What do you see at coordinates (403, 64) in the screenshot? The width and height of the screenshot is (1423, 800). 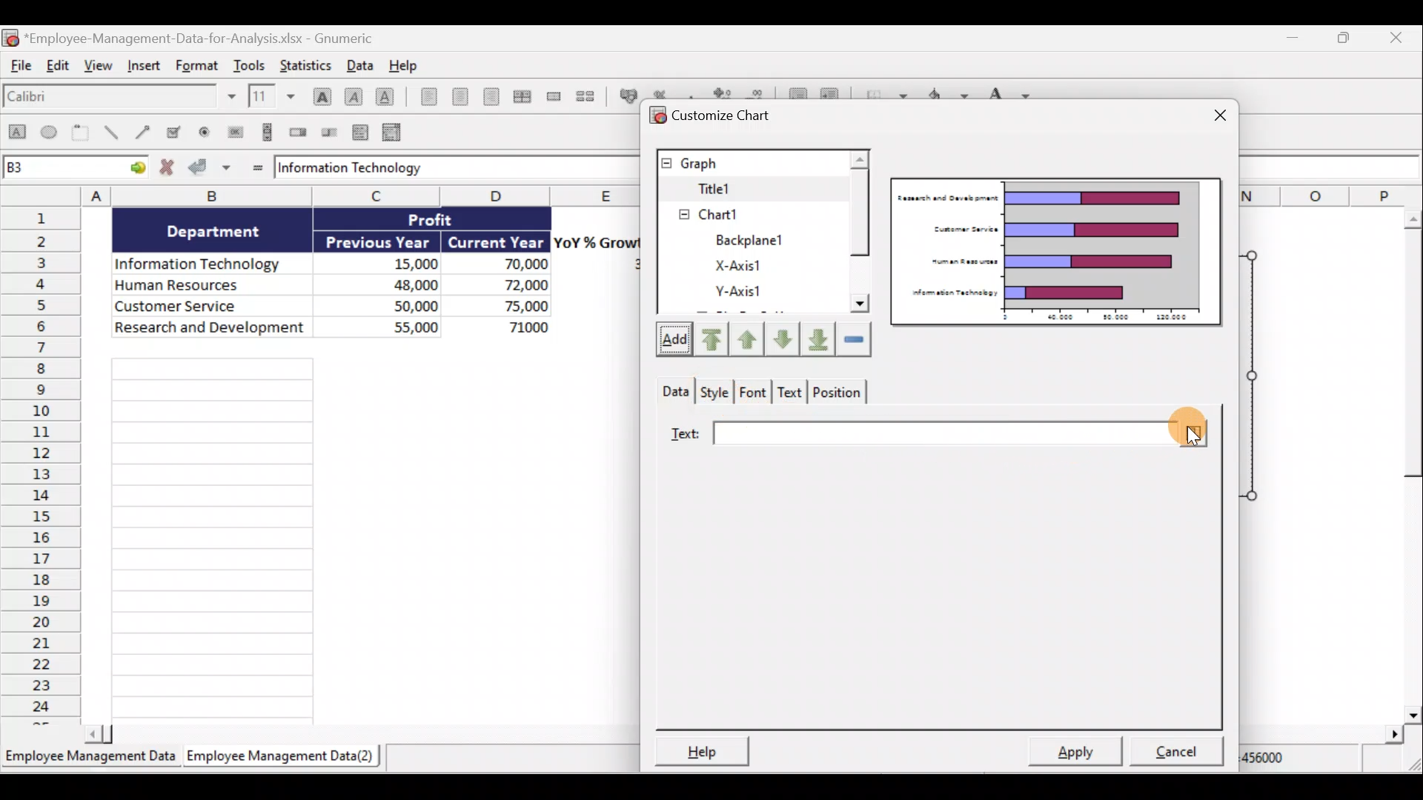 I see `Help` at bounding box center [403, 64].